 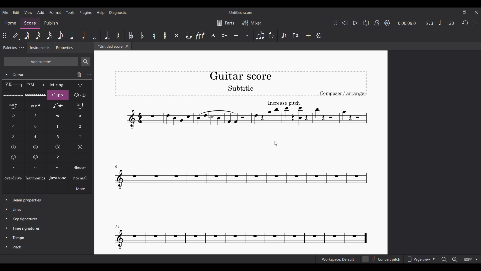 I want to click on 32nd note, so click(x=38, y=35).